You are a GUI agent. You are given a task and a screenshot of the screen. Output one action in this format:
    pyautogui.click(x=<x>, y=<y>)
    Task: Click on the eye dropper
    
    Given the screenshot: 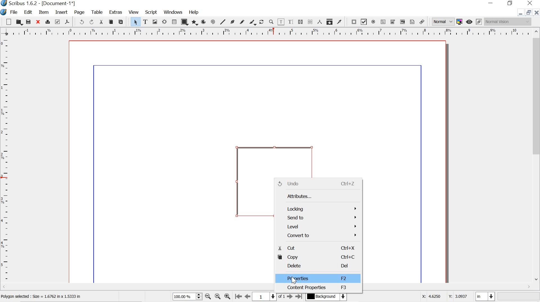 What is the action you would take?
    pyautogui.click(x=339, y=22)
    